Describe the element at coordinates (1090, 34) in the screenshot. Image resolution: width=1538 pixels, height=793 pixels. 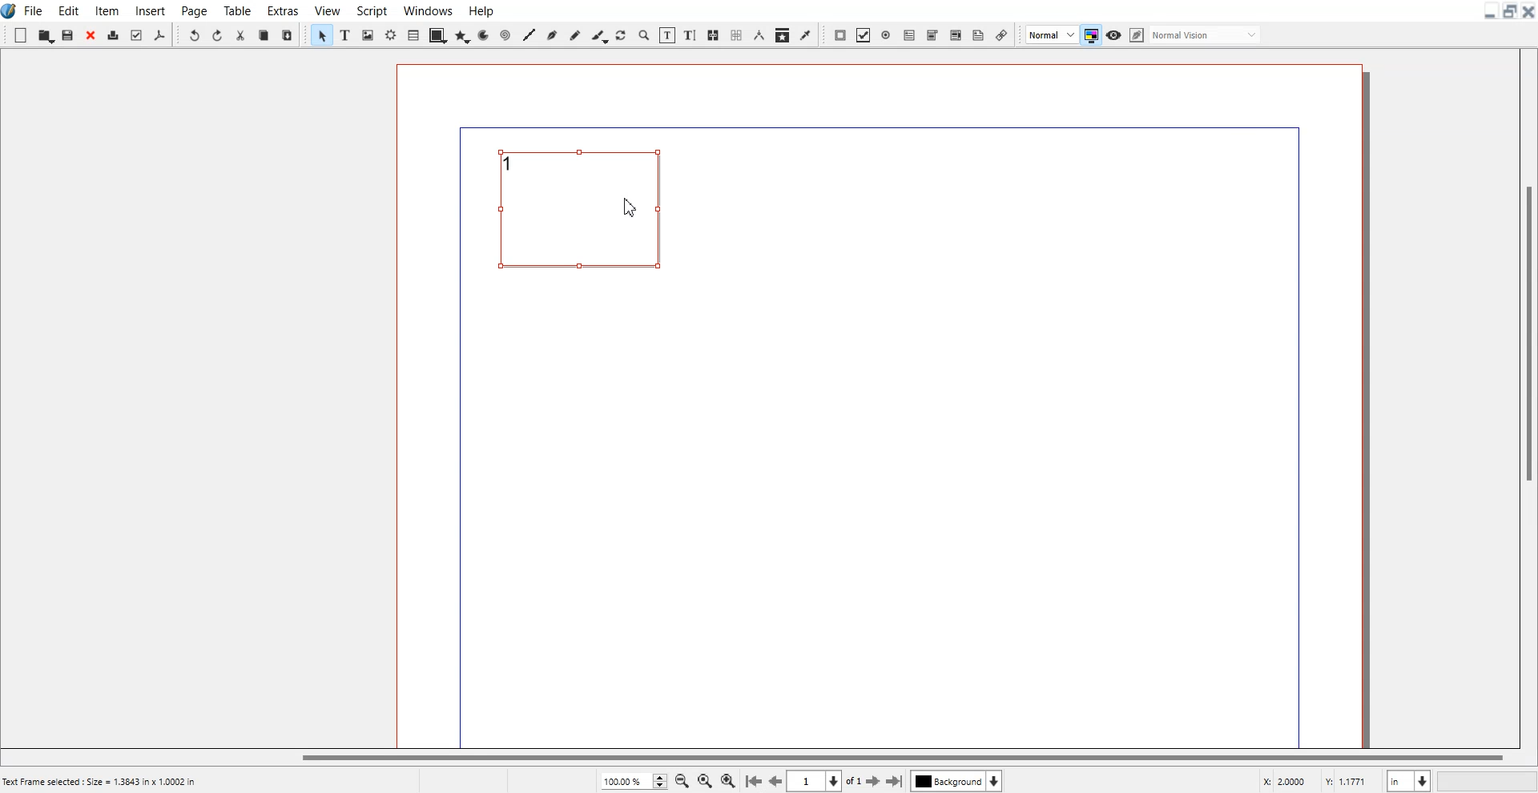
I see `Toggler mode` at that location.